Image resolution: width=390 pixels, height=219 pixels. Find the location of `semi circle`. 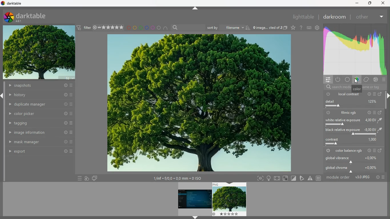

semi circle is located at coordinates (167, 29).